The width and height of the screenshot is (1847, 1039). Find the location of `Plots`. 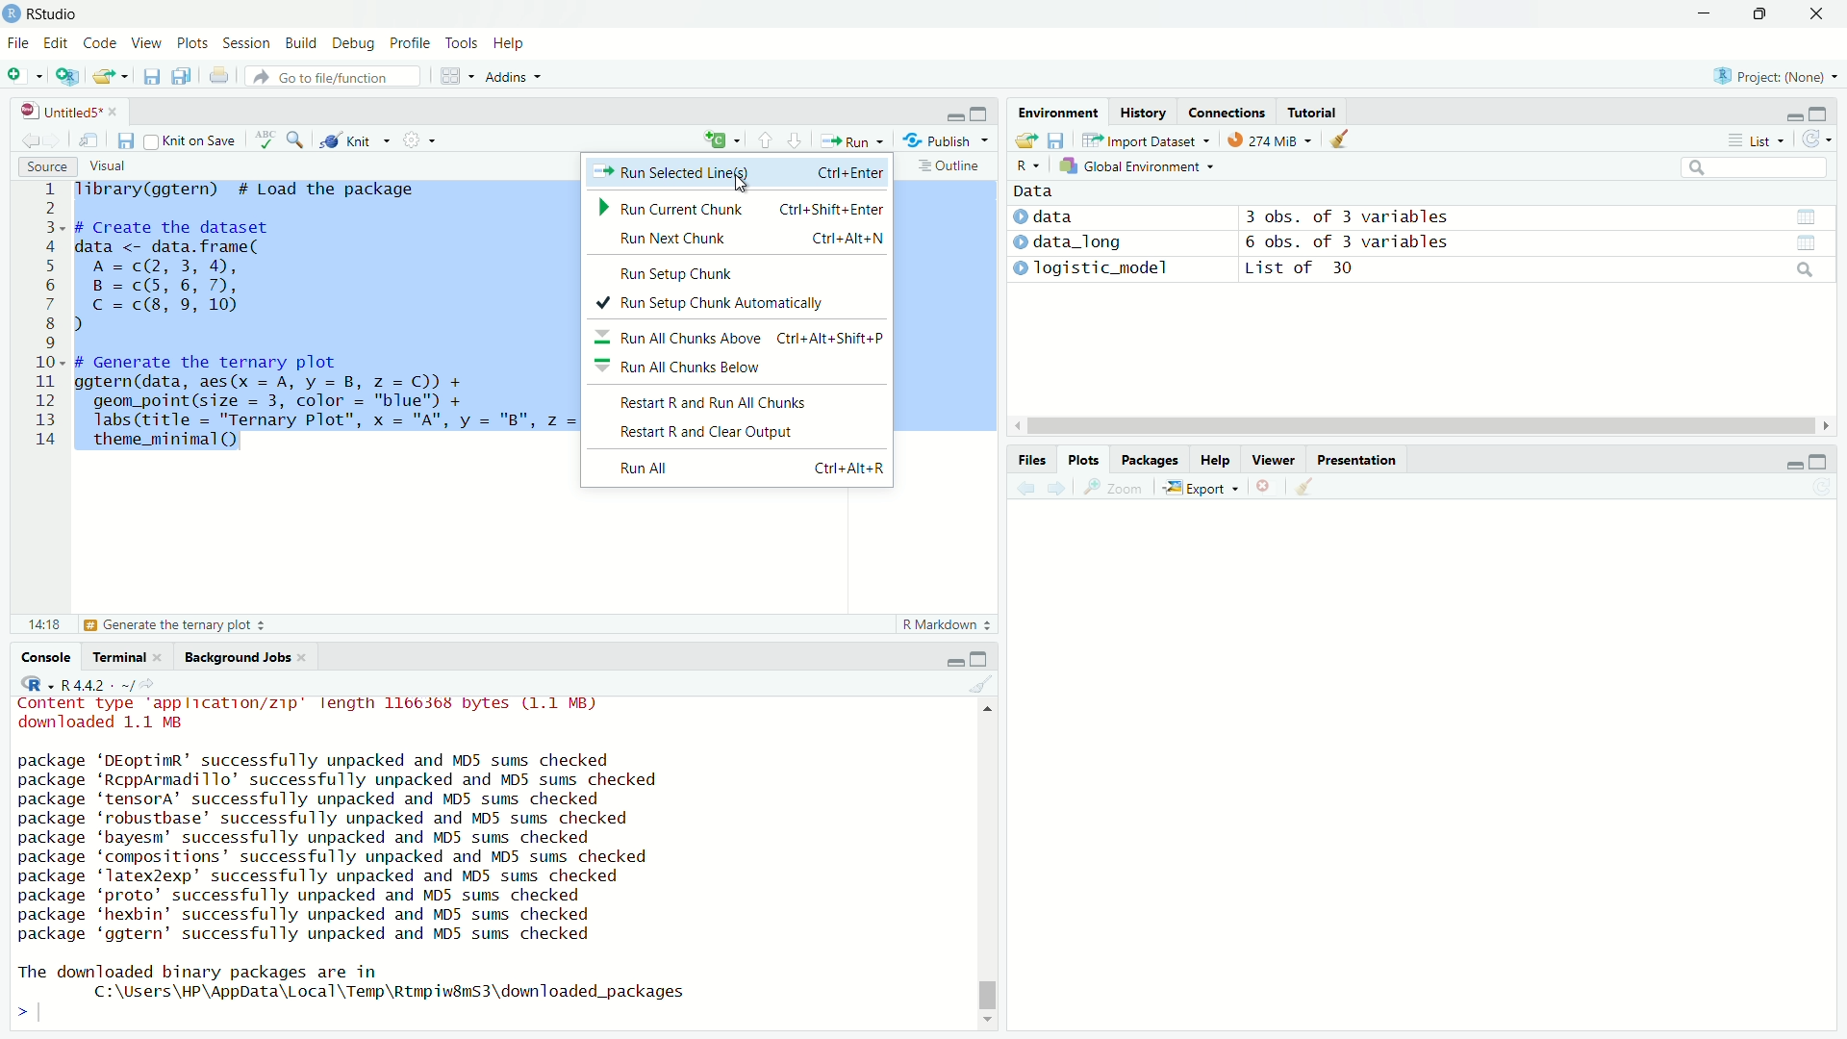

Plots is located at coordinates (1081, 458).